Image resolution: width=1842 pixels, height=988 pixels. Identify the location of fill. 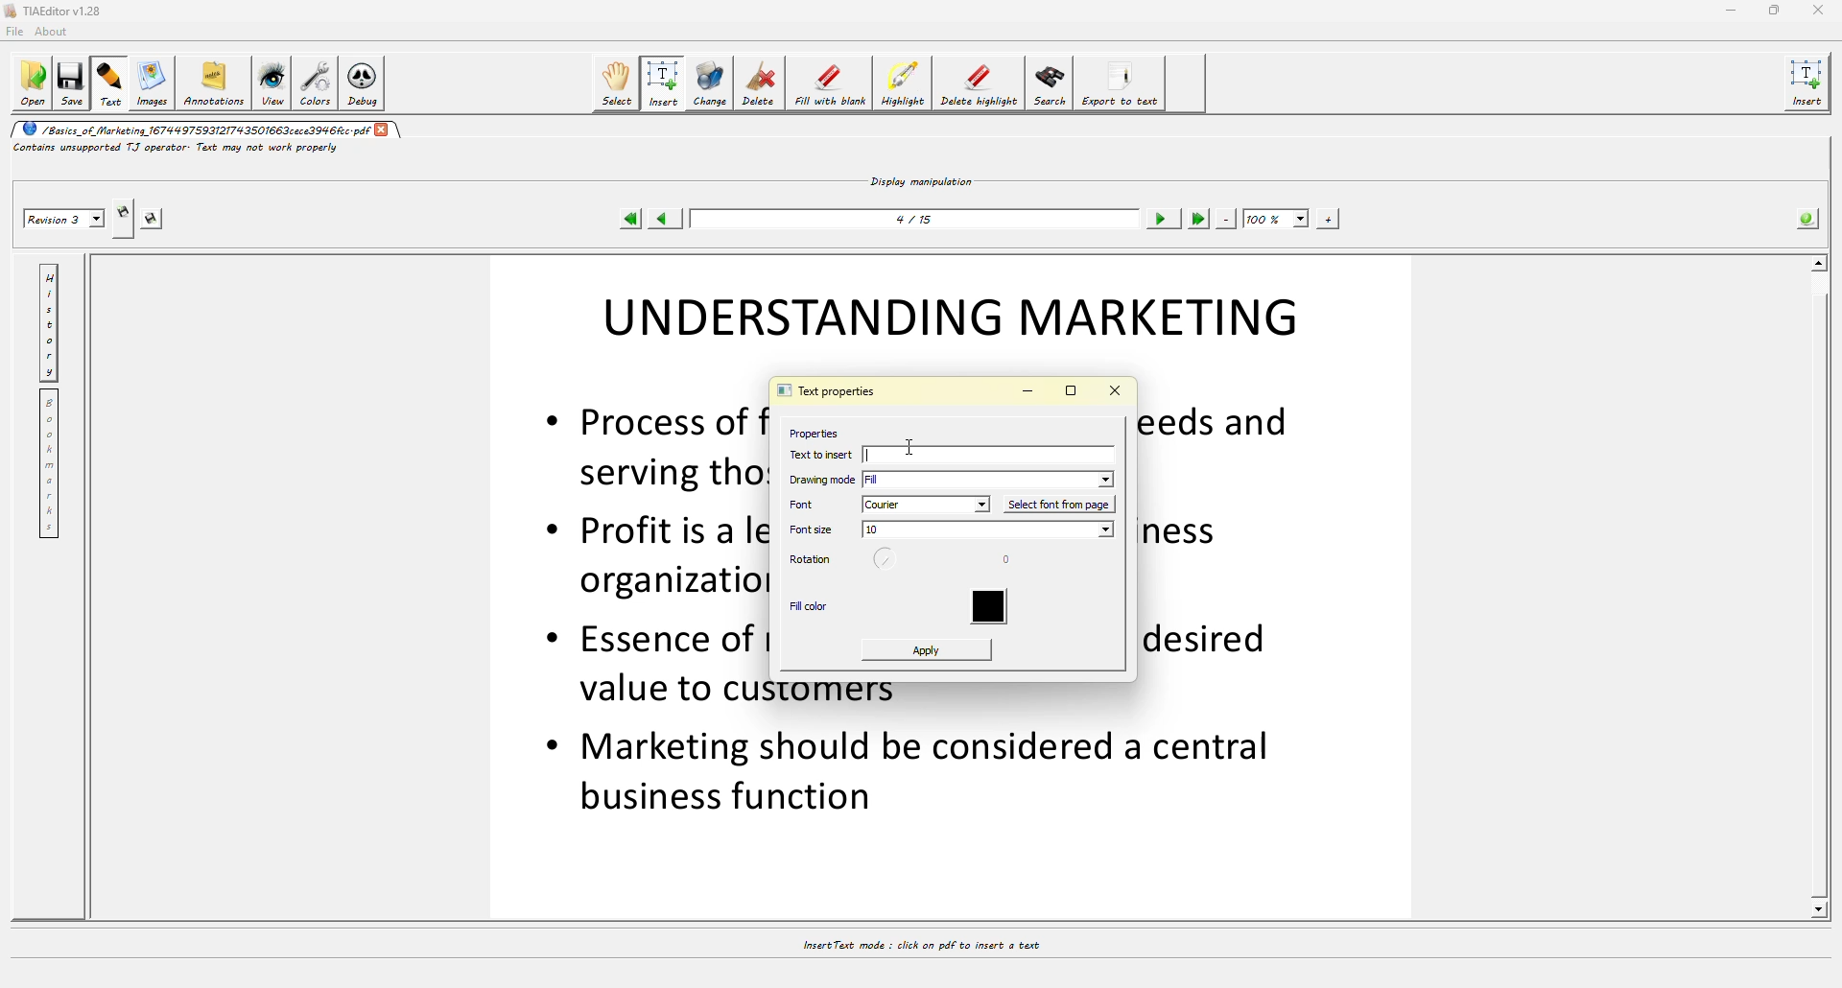
(991, 479).